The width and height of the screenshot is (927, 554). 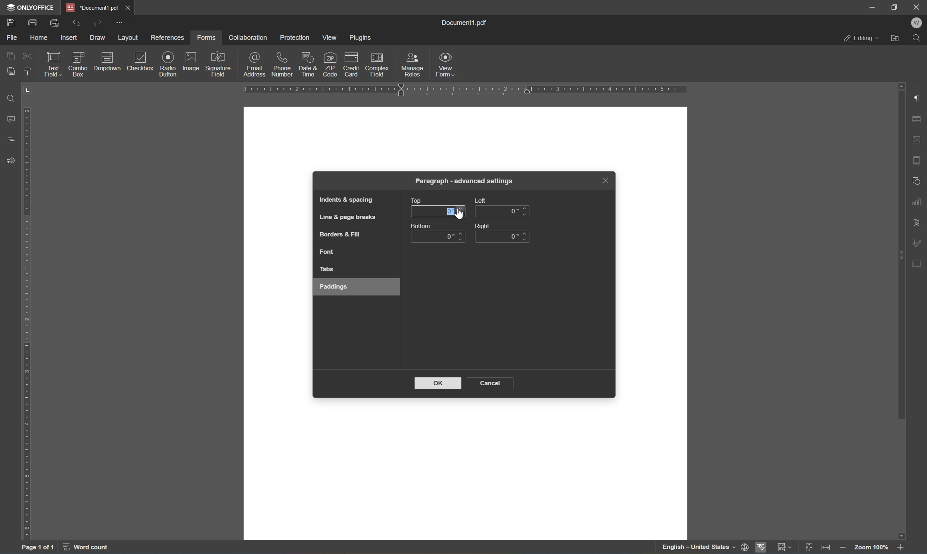 I want to click on text field, so click(x=51, y=63).